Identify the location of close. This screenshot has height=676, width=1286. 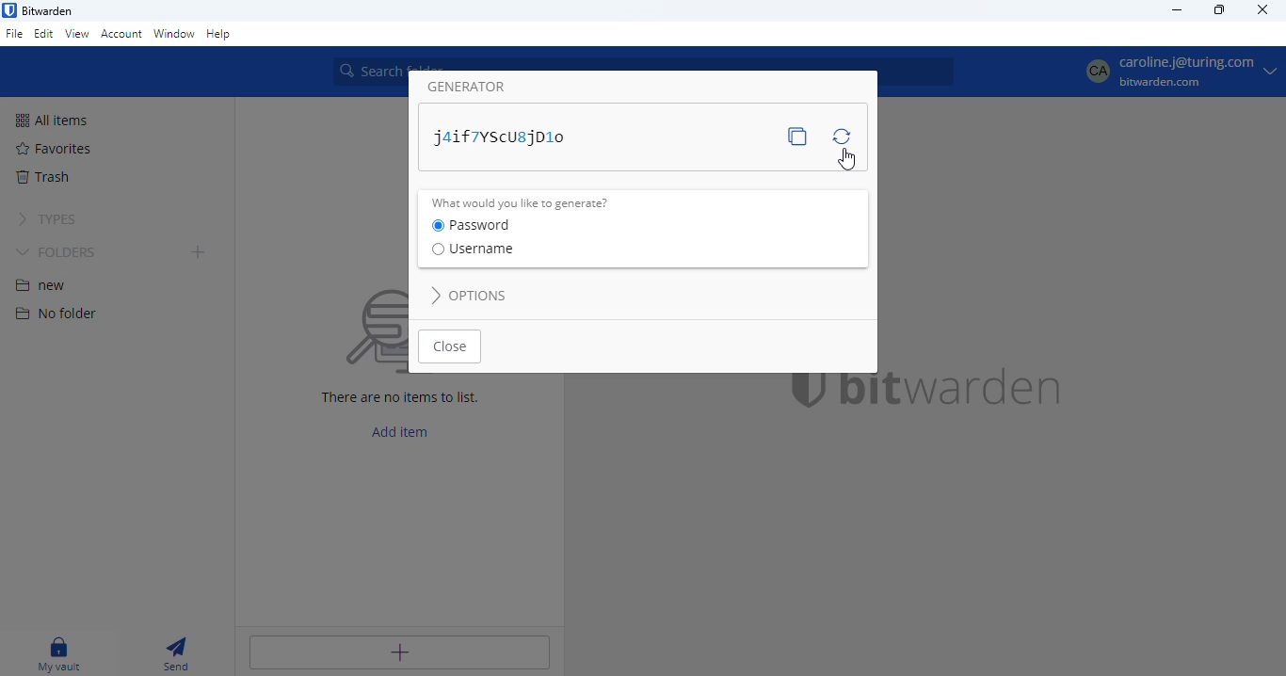
(1263, 8).